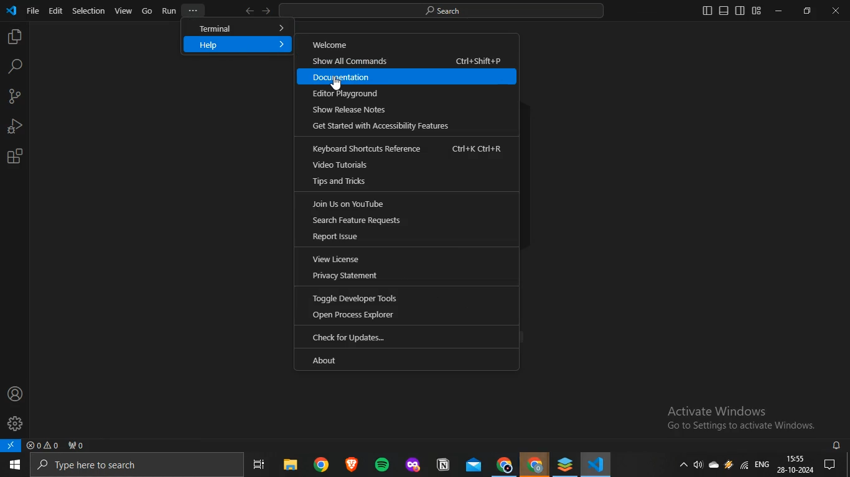 Image resolution: width=850 pixels, height=477 pixels. What do you see at coordinates (169, 11) in the screenshot?
I see `run` at bounding box center [169, 11].